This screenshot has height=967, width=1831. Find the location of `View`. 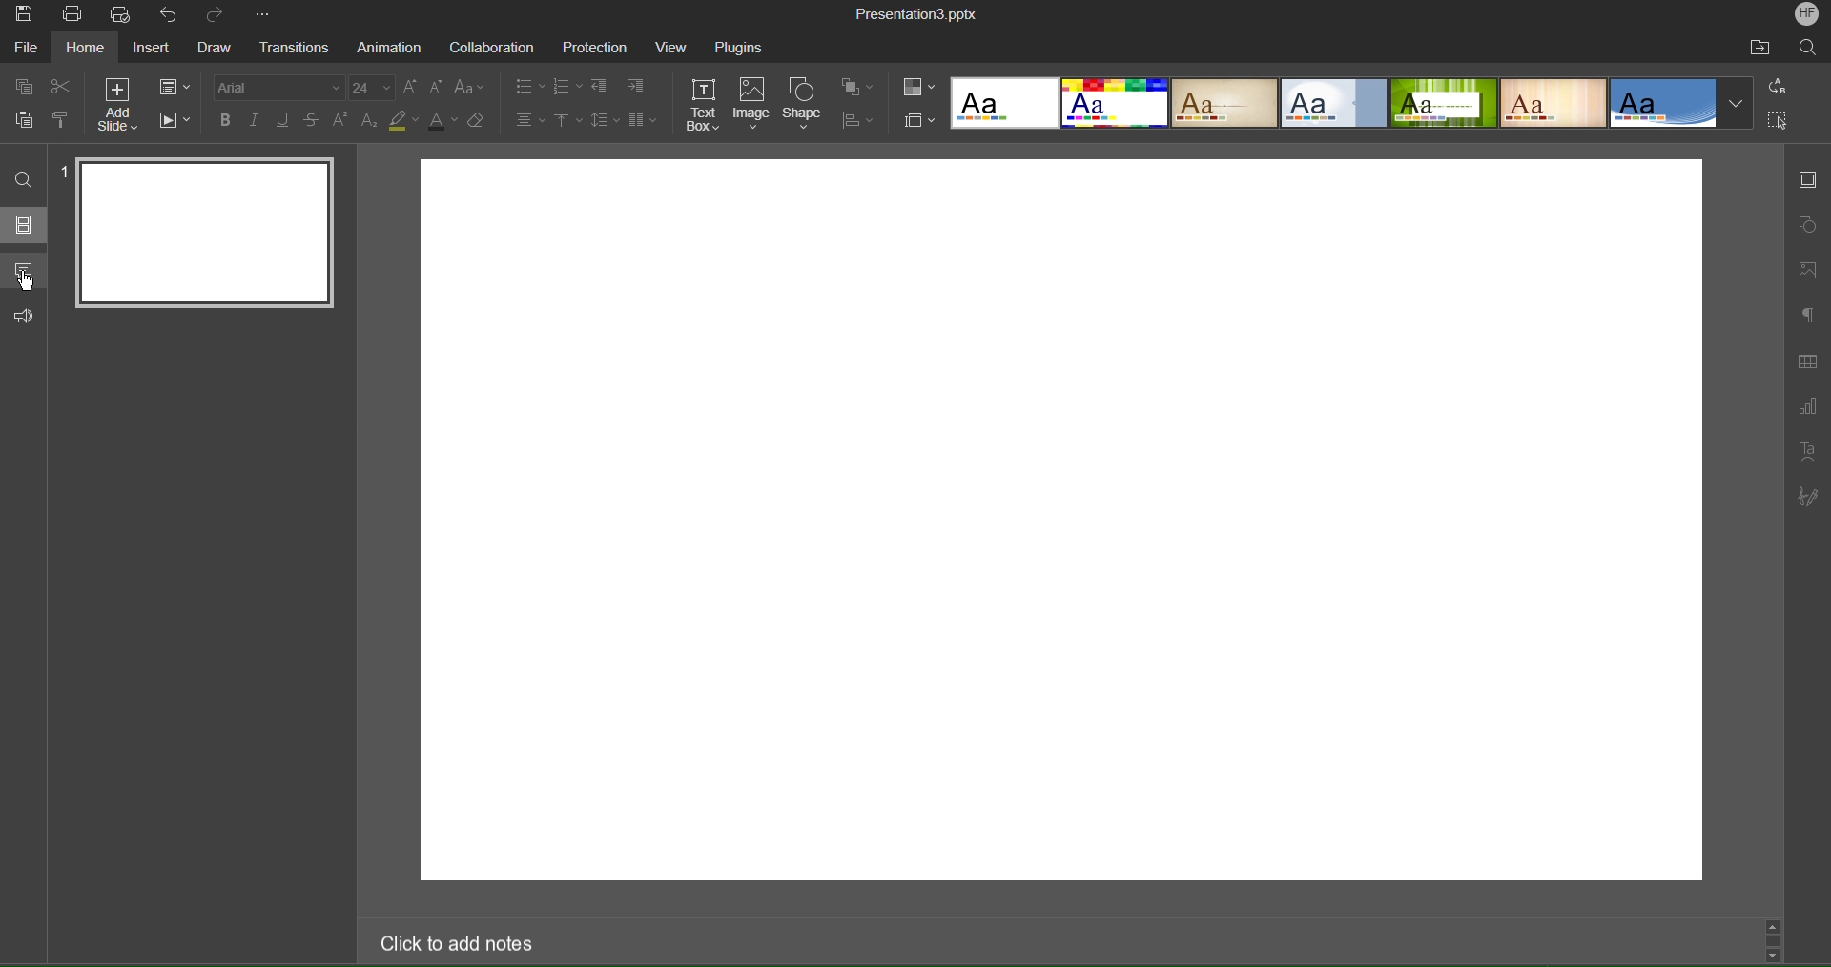

View is located at coordinates (676, 47).